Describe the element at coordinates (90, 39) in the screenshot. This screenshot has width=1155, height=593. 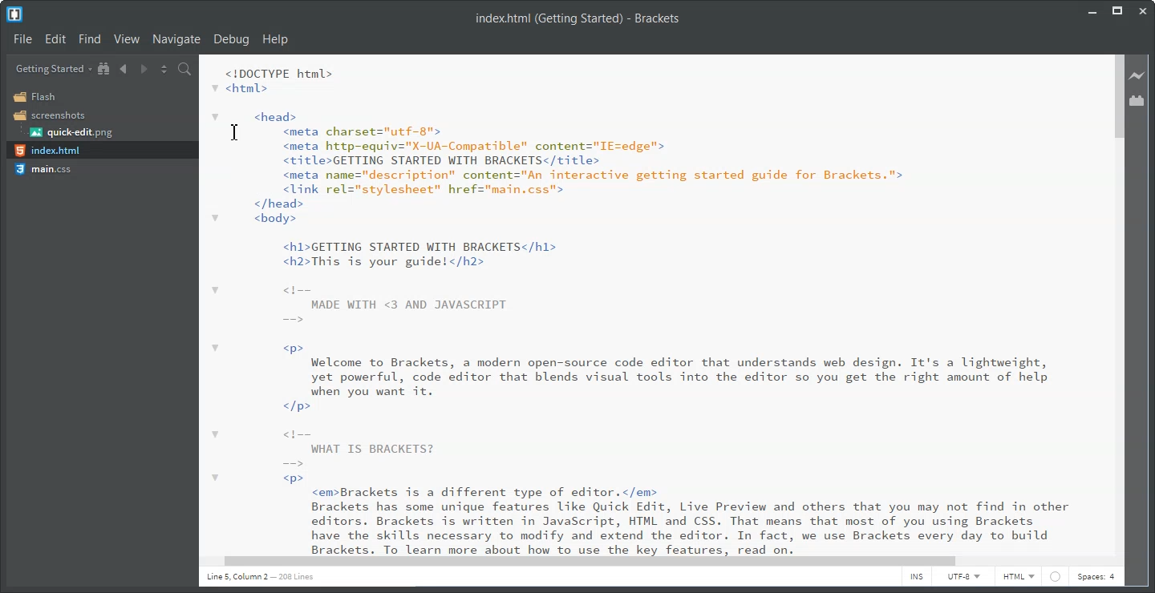
I see `Find` at that location.